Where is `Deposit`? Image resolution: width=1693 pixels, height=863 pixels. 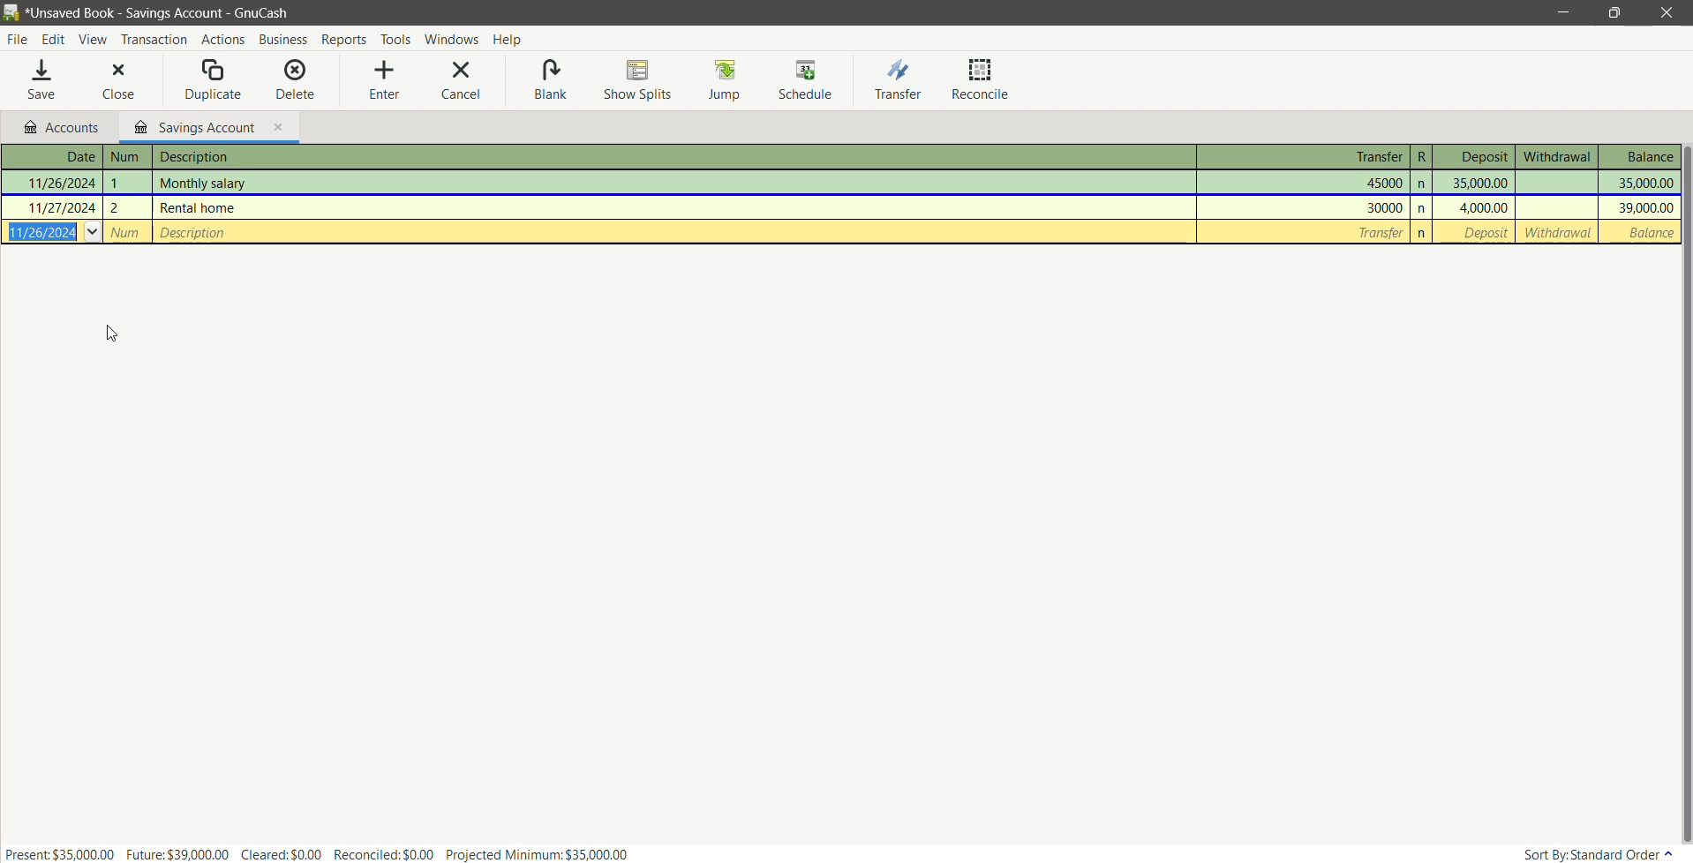
Deposit is located at coordinates (1475, 157).